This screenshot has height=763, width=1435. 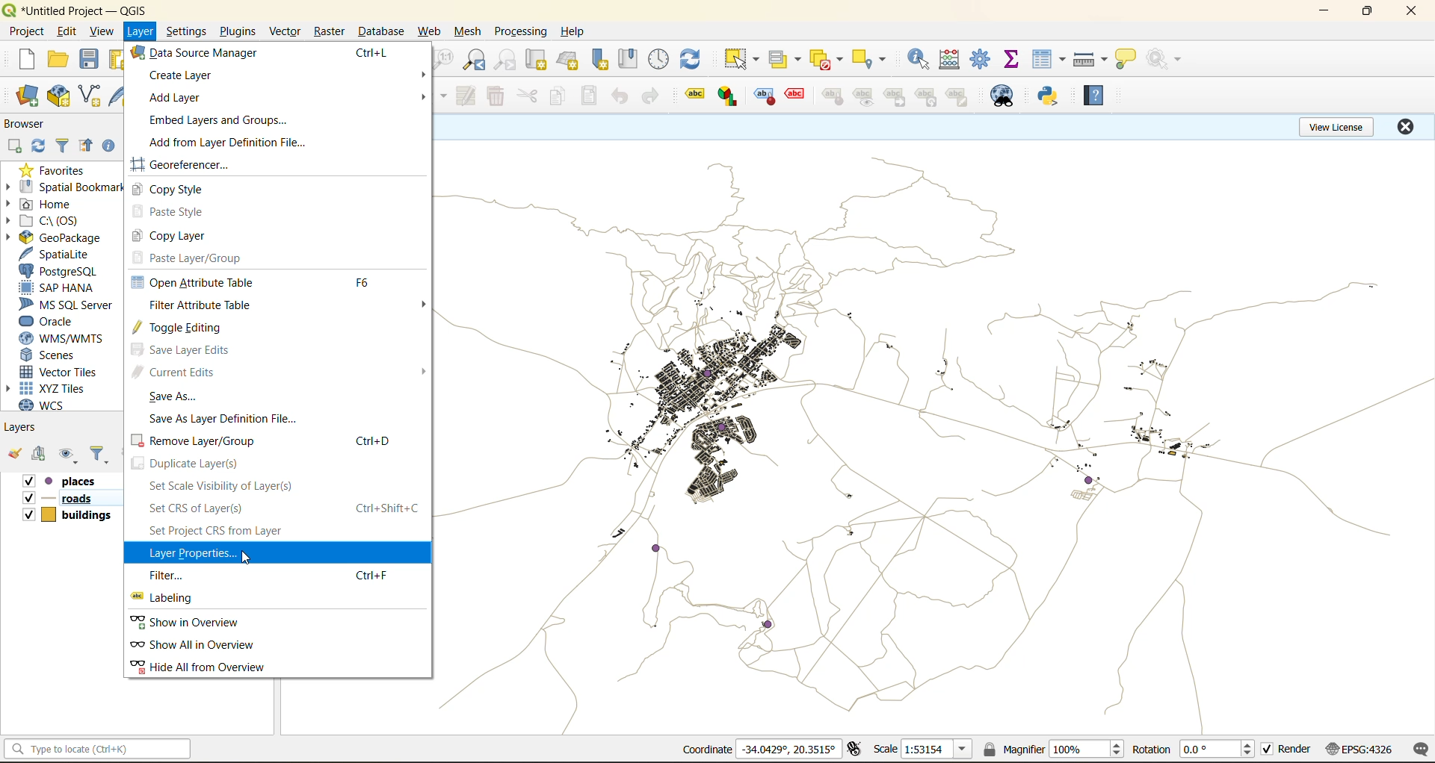 What do you see at coordinates (37, 455) in the screenshot?
I see `add` at bounding box center [37, 455].